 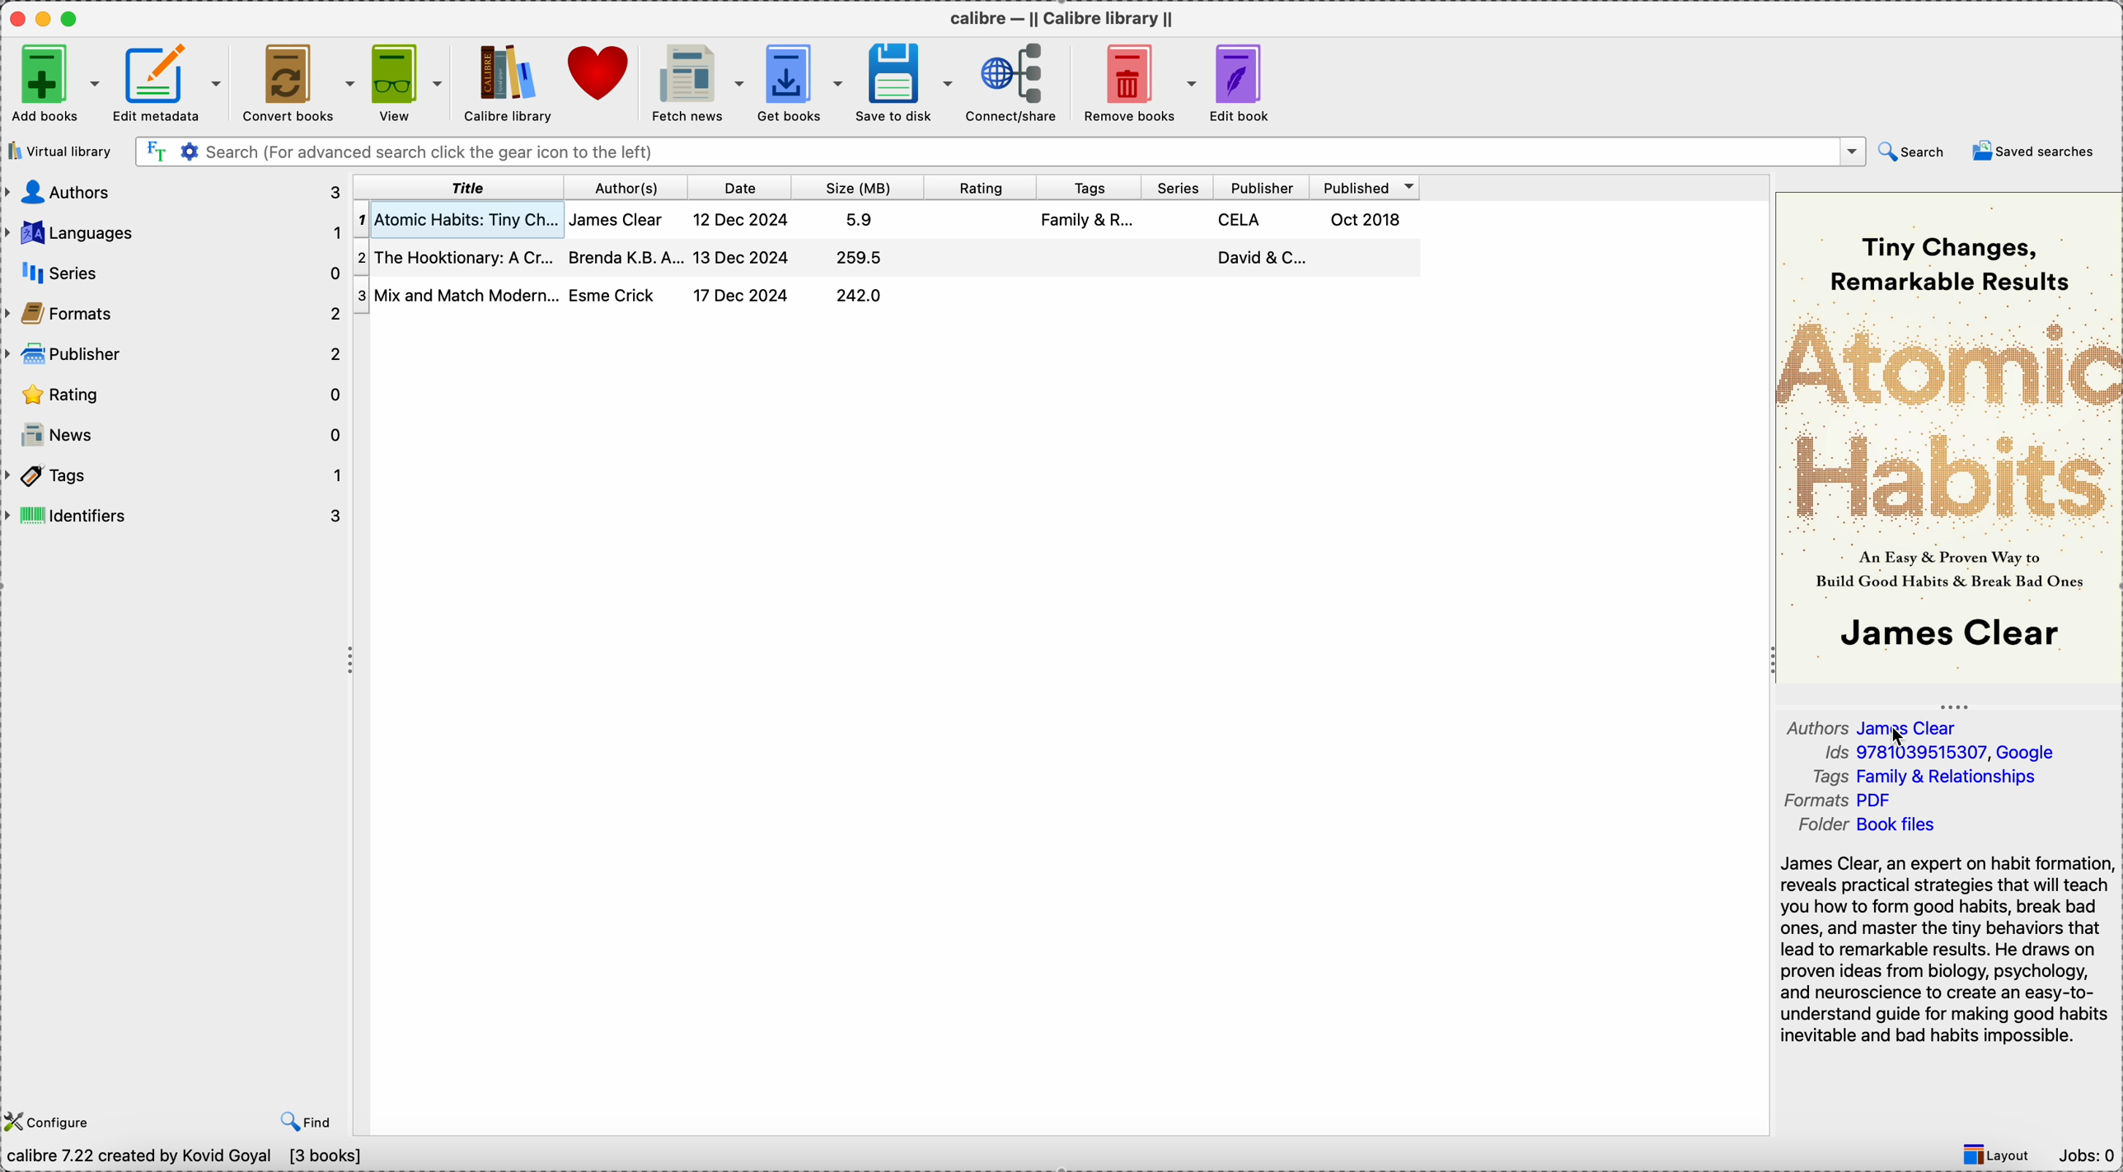 What do you see at coordinates (743, 296) in the screenshot?
I see `17 Dec 2024` at bounding box center [743, 296].